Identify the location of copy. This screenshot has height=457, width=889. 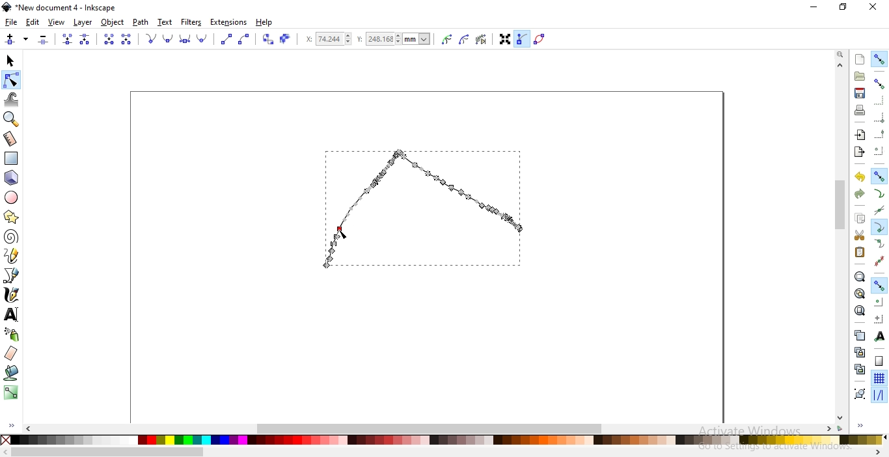
(859, 217).